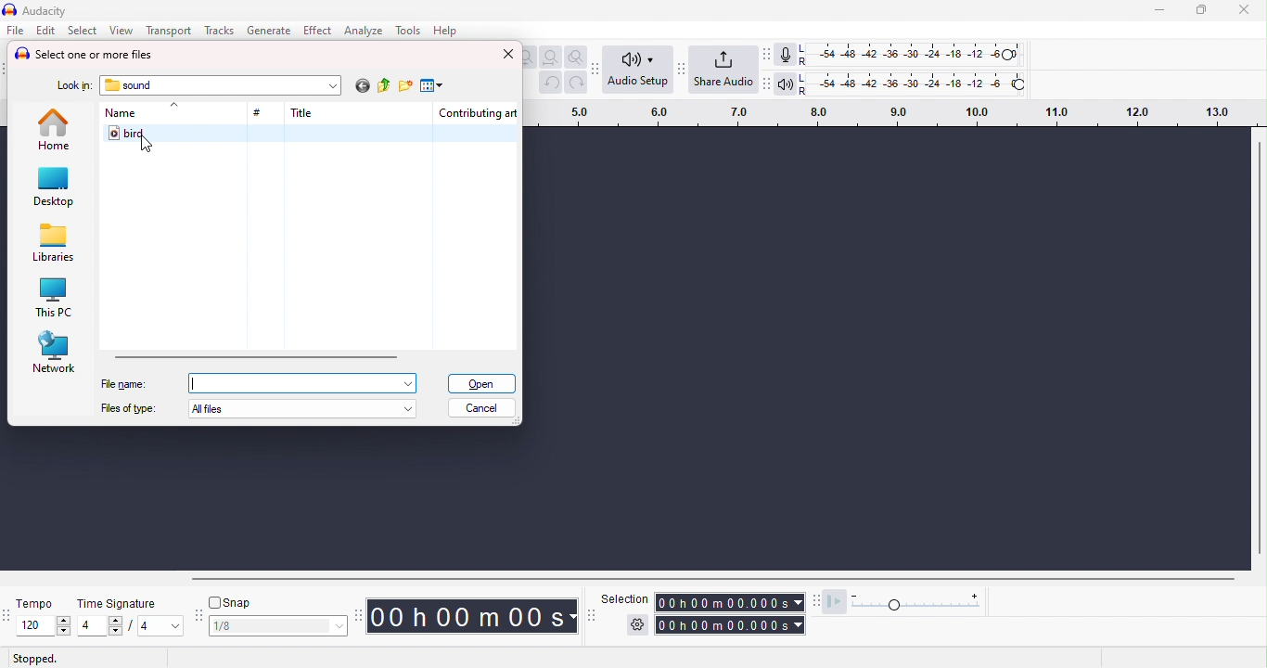  Describe the element at coordinates (57, 128) in the screenshot. I see `home` at that location.